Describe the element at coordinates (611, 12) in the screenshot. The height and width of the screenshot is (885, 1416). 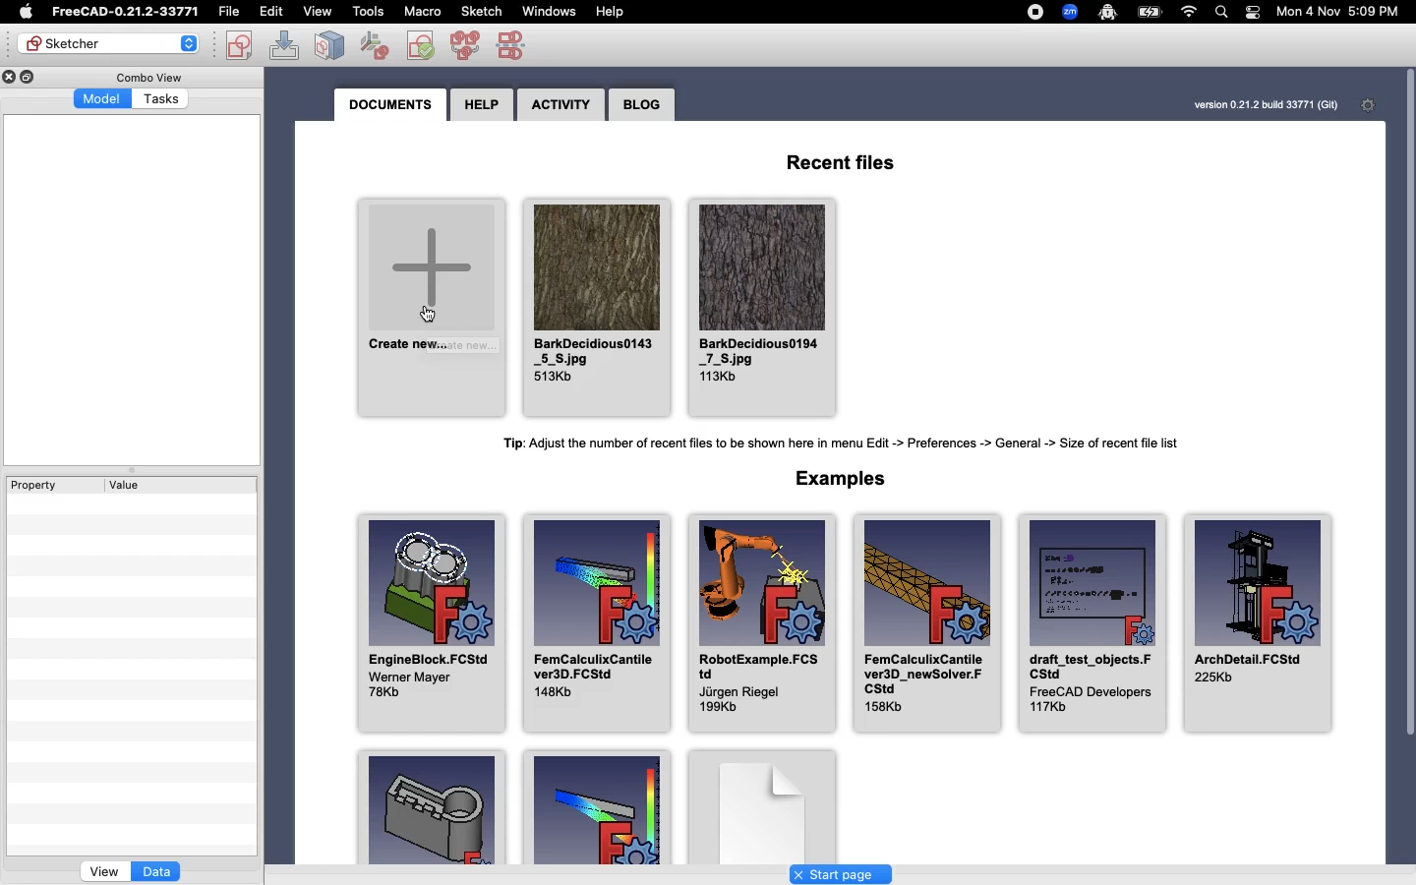
I see `Help` at that location.